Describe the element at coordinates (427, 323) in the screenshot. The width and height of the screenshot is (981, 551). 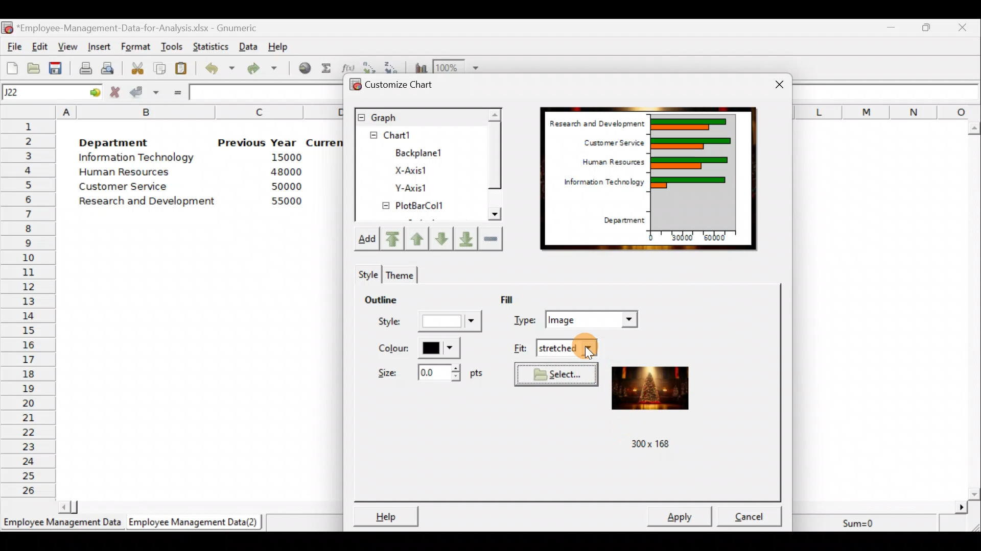
I see `Style` at that location.